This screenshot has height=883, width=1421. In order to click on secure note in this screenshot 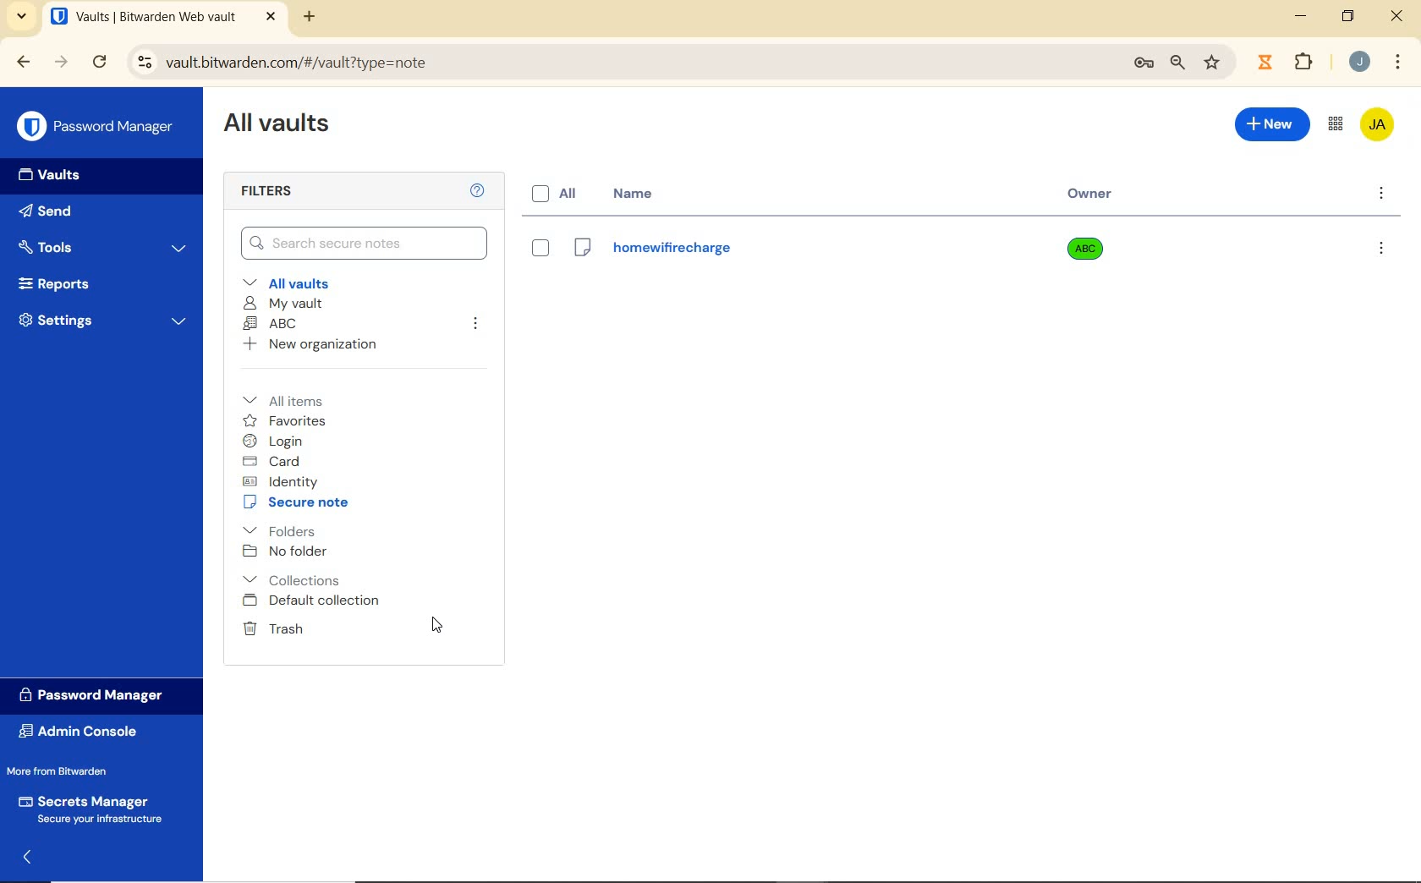, I will do `click(299, 502)`.